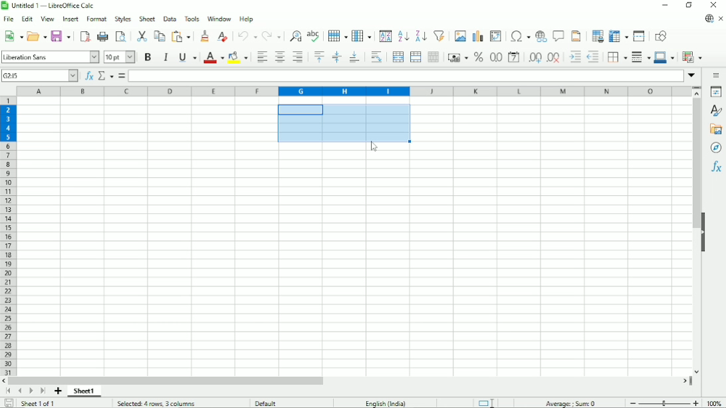 The image size is (726, 408). What do you see at coordinates (354, 57) in the screenshot?
I see `Align bottom` at bounding box center [354, 57].